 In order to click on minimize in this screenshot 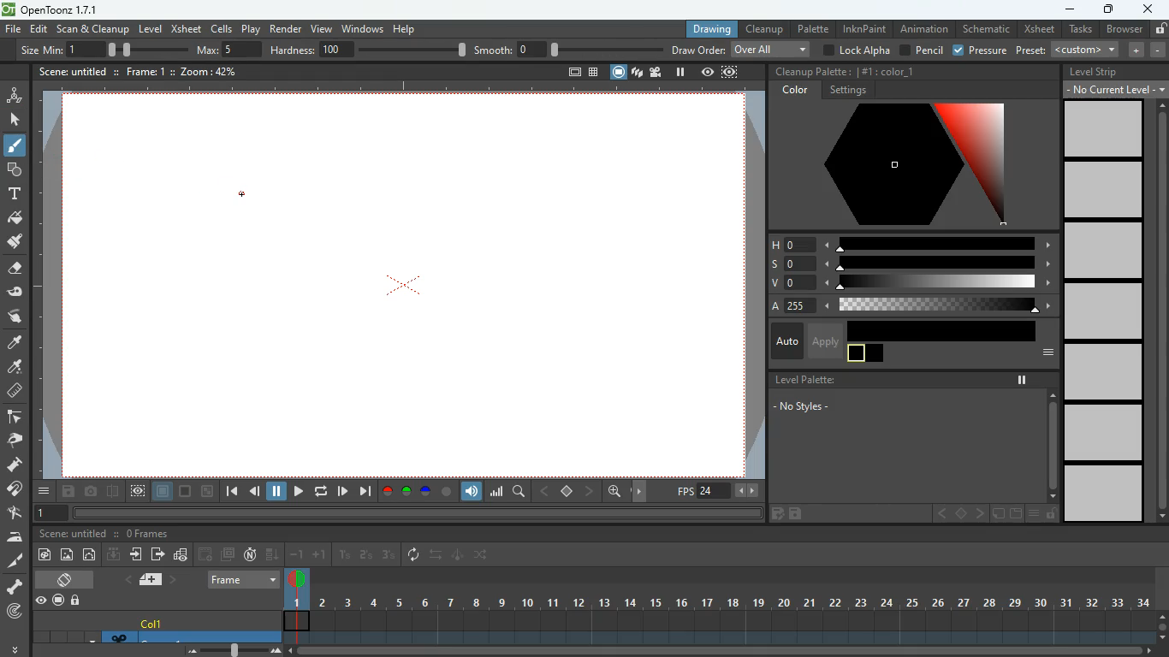, I will do `click(1068, 10)`.